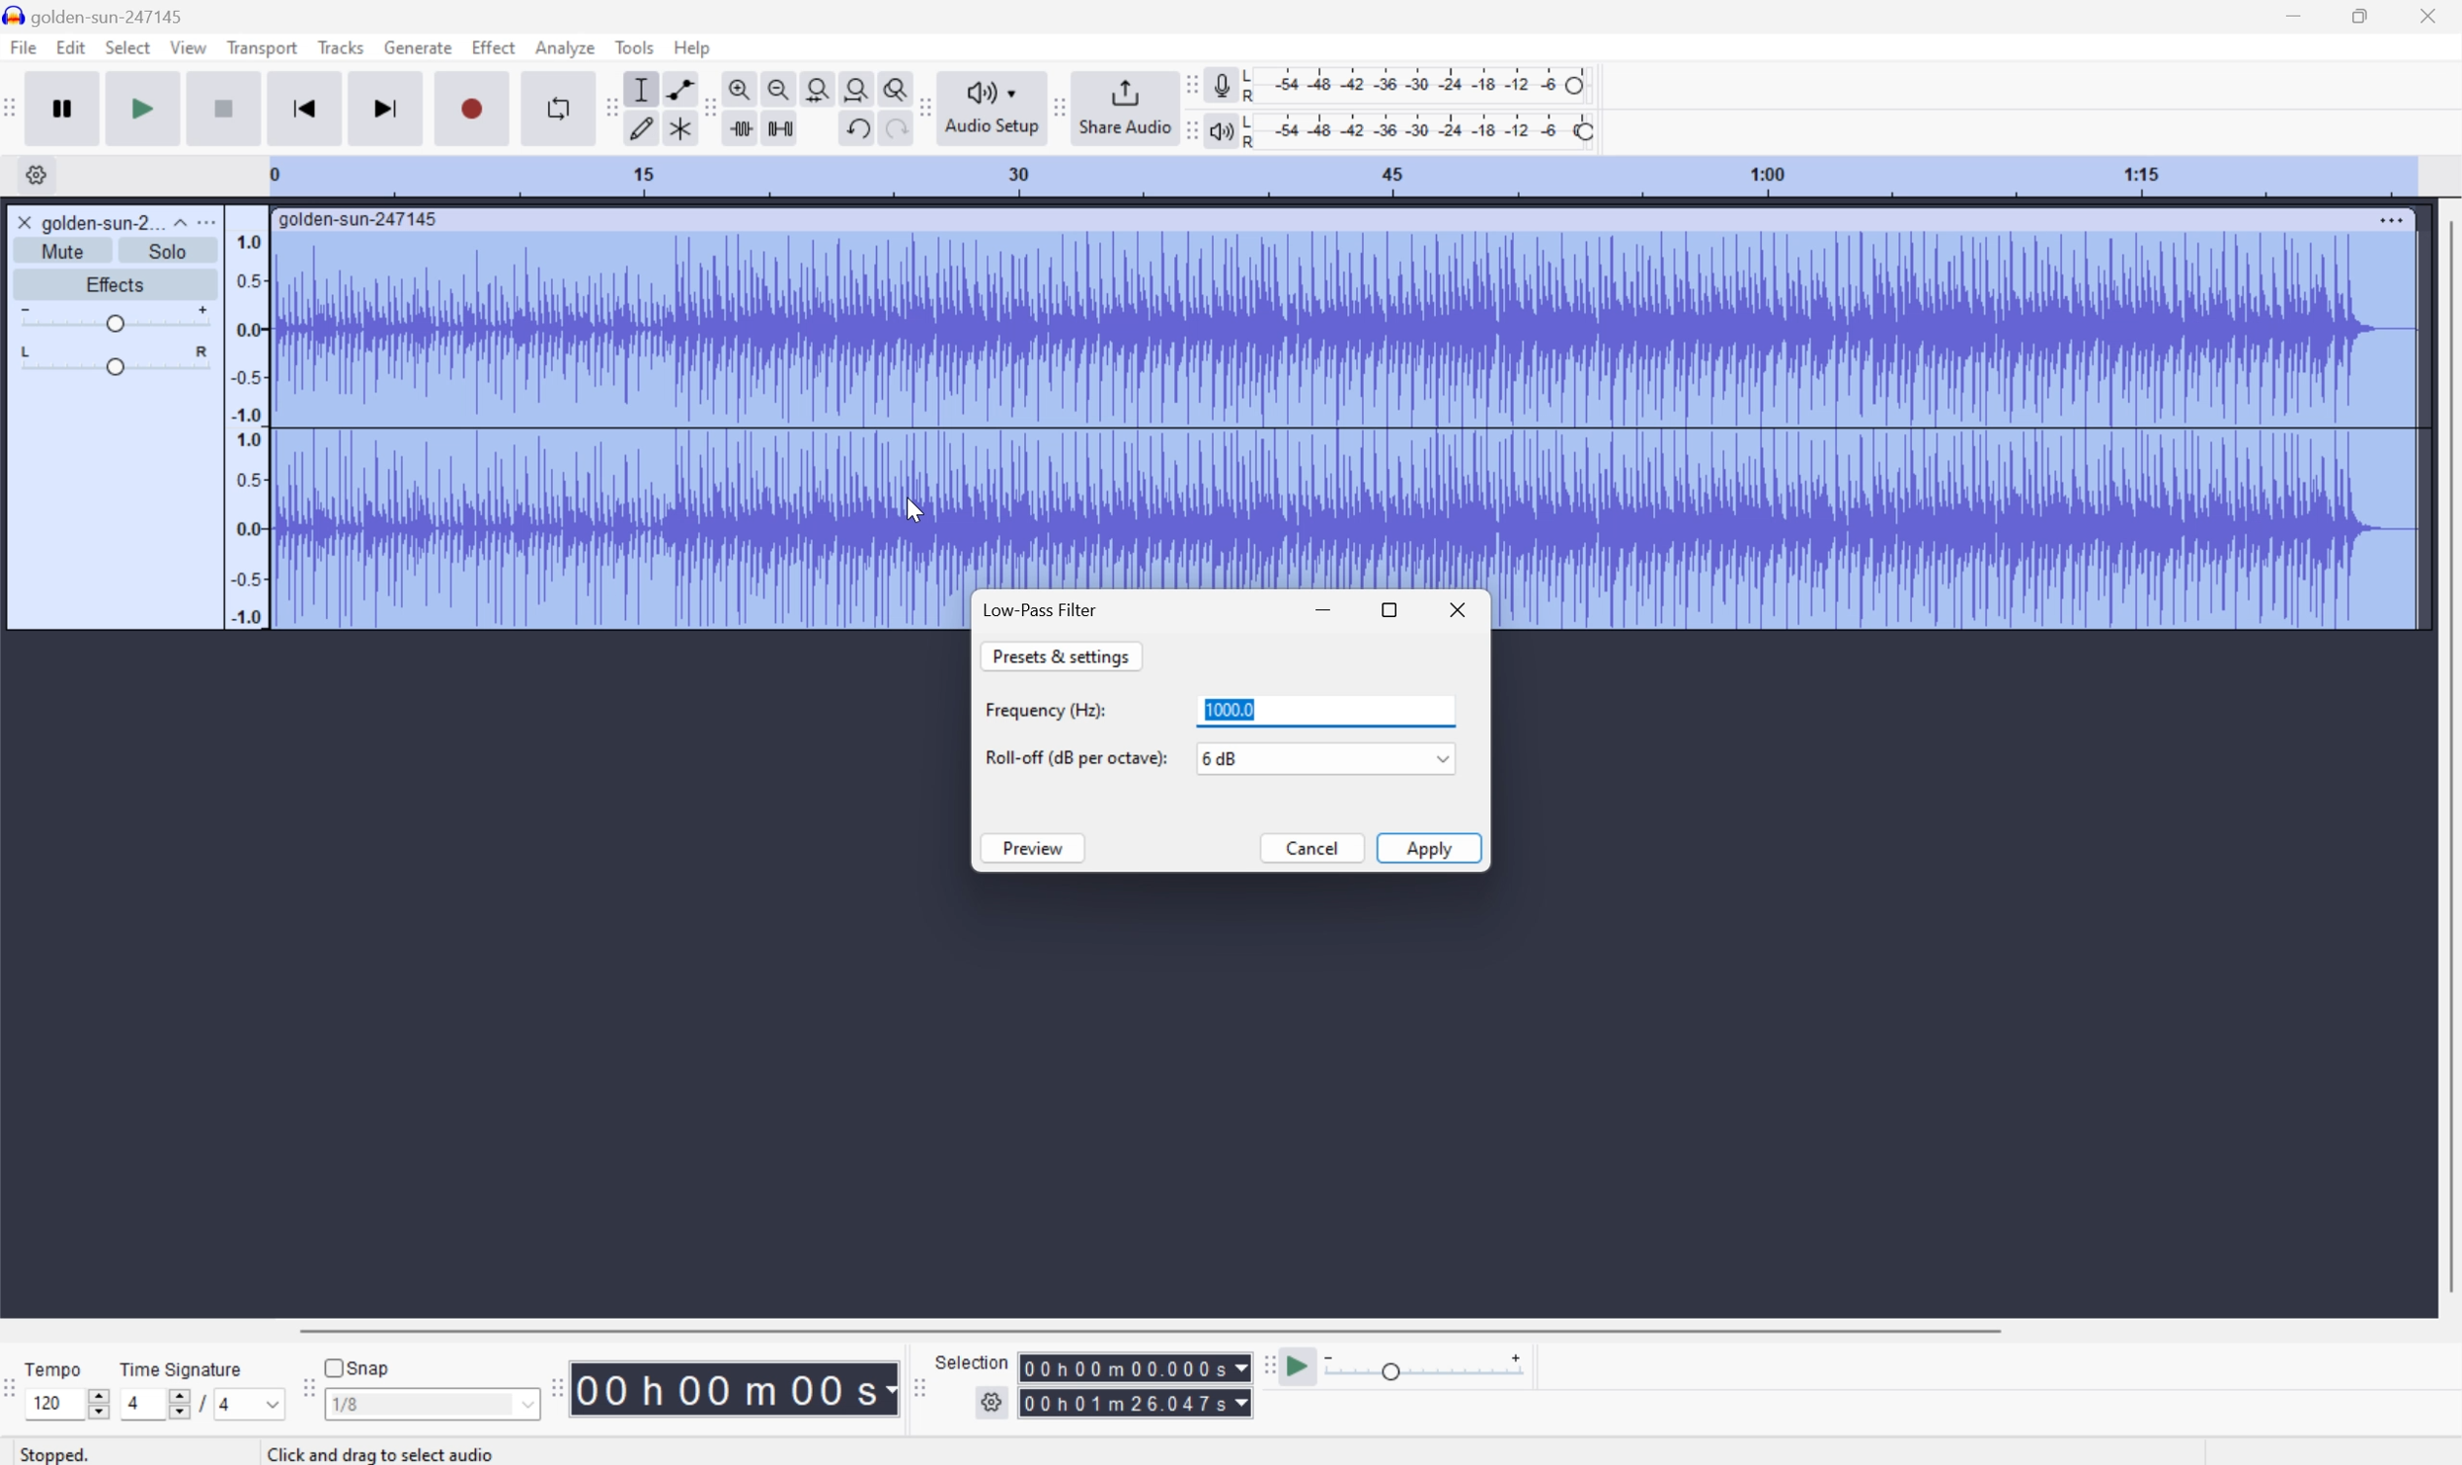 Image resolution: width=2462 pixels, height=1465 pixels. Describe the element at coordinates (922, 108) in the screenshot. I see `Audacity audio setup toolbar` at that location.